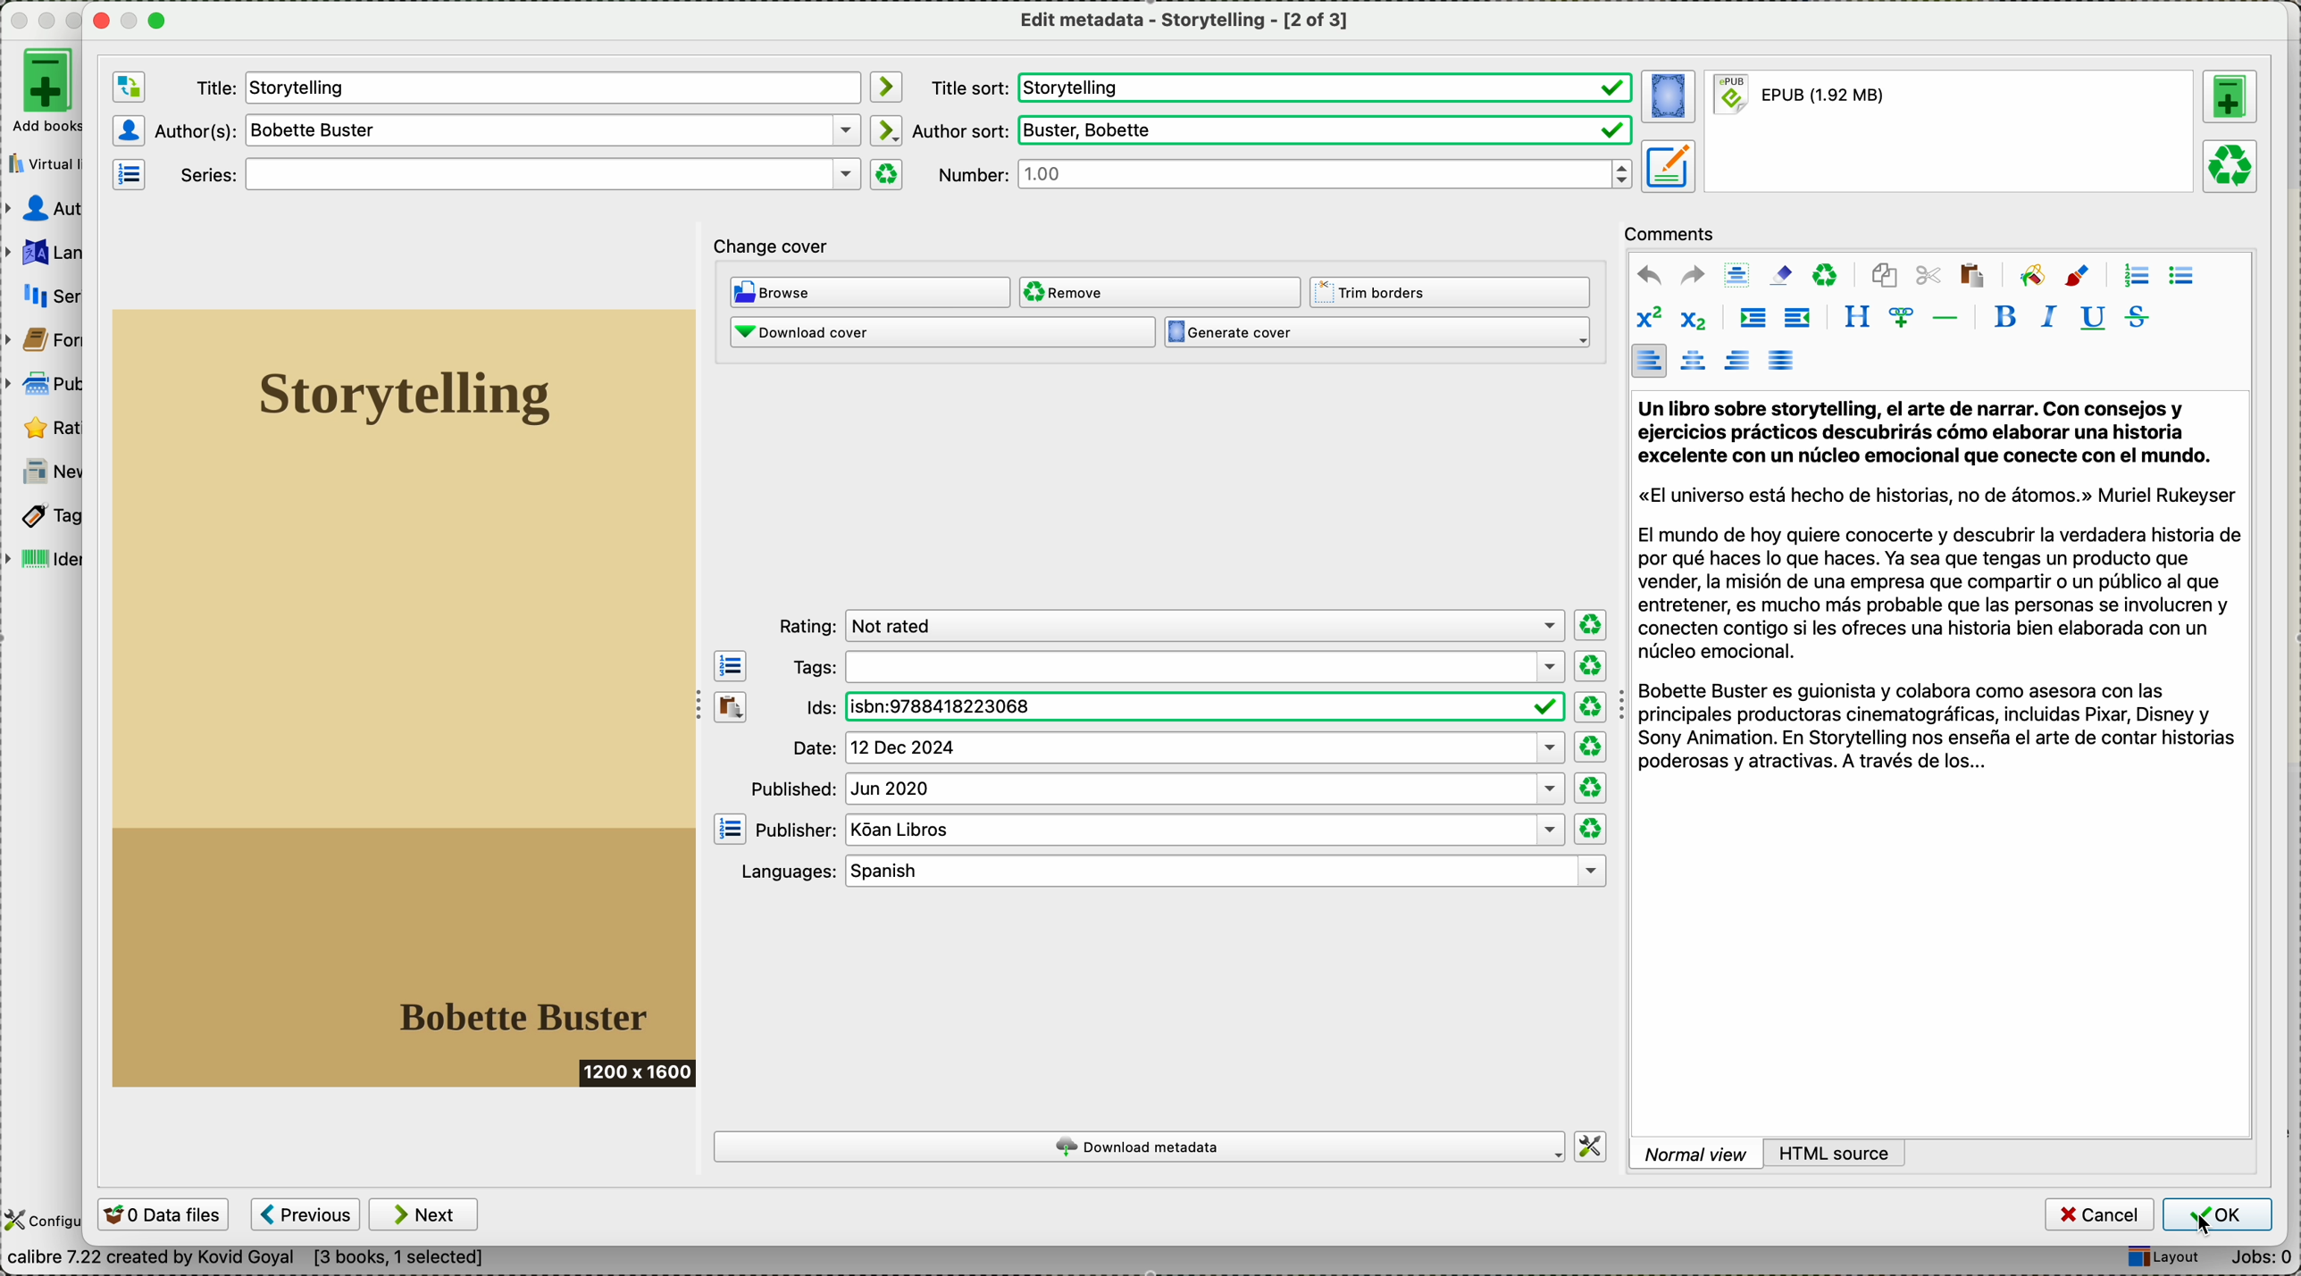 The image size is (2301, 1276). Describe the element at coordinates (1826, 276) in the screenshot. I see `clear` at that location.